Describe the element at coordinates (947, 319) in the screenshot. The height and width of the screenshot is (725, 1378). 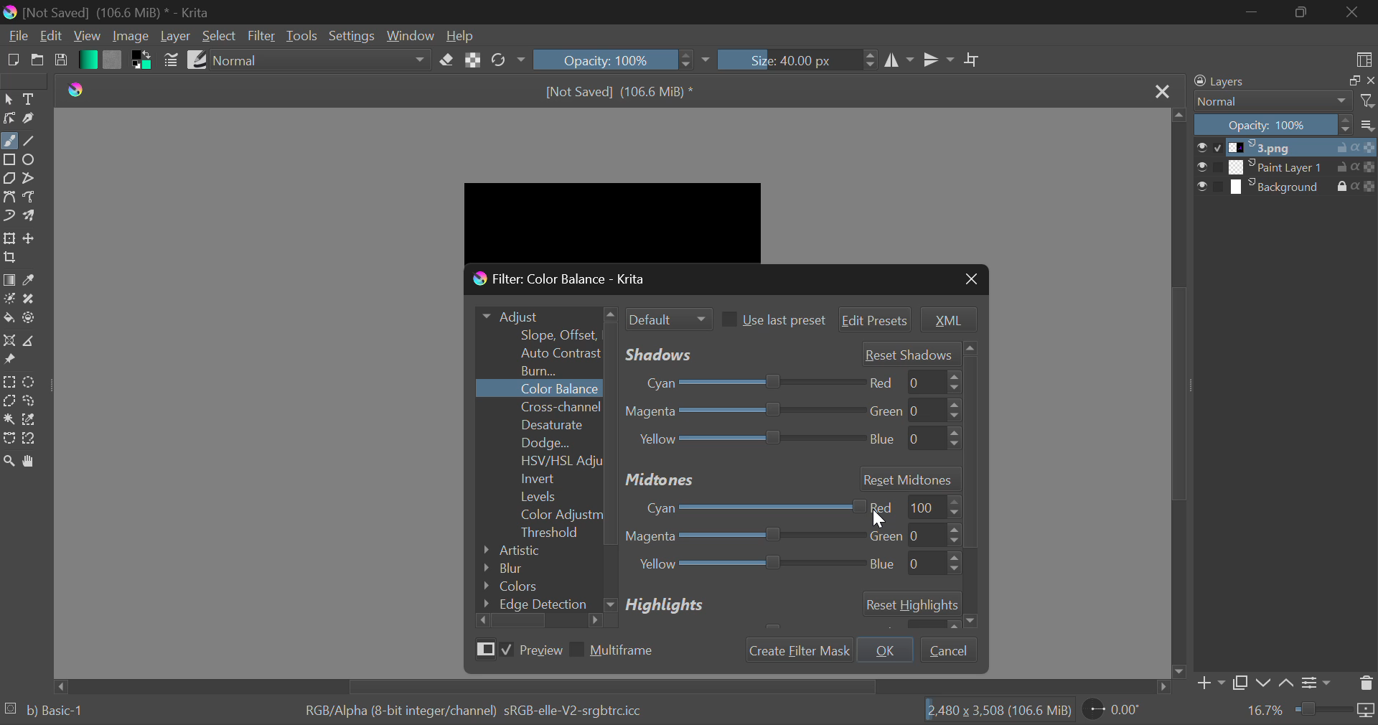
I see `XML` at that location.